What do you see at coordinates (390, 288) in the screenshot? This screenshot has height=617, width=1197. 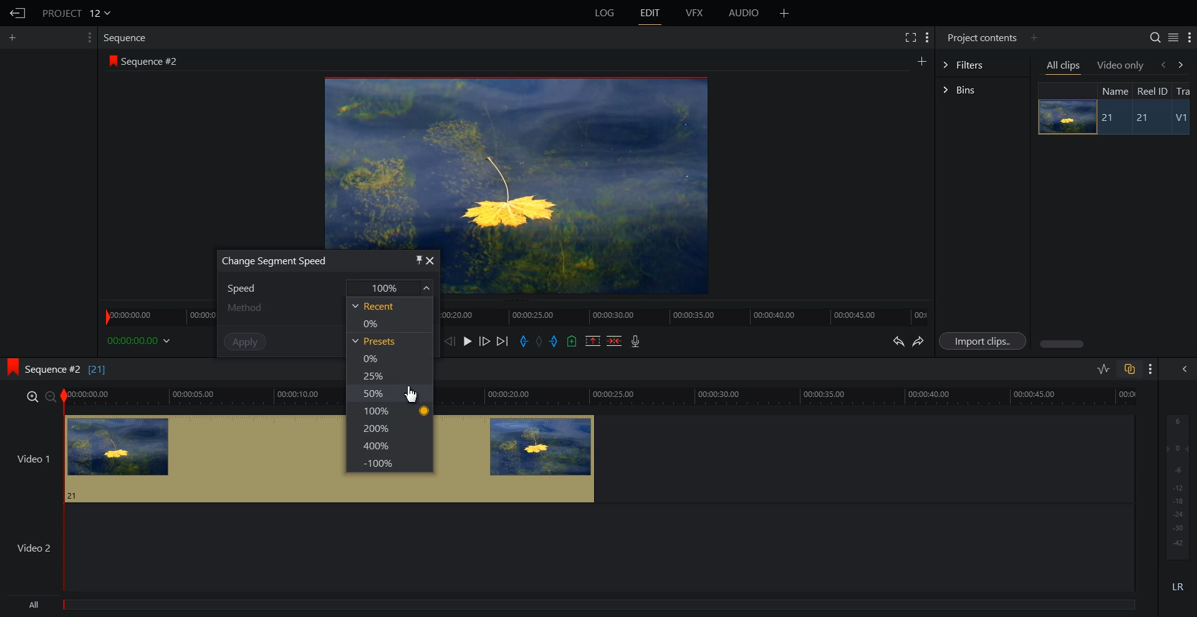 I see `100%` at bounding box center [390, 288].